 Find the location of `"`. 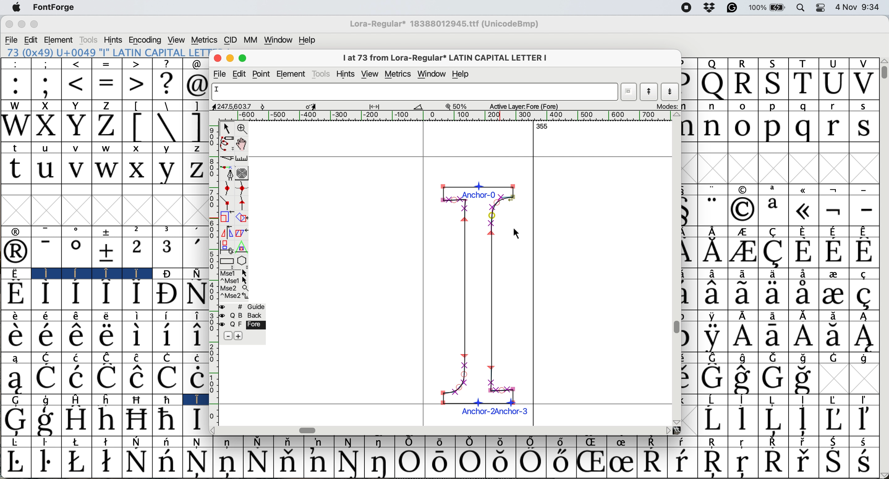

" is located at coordinates (711, 209).